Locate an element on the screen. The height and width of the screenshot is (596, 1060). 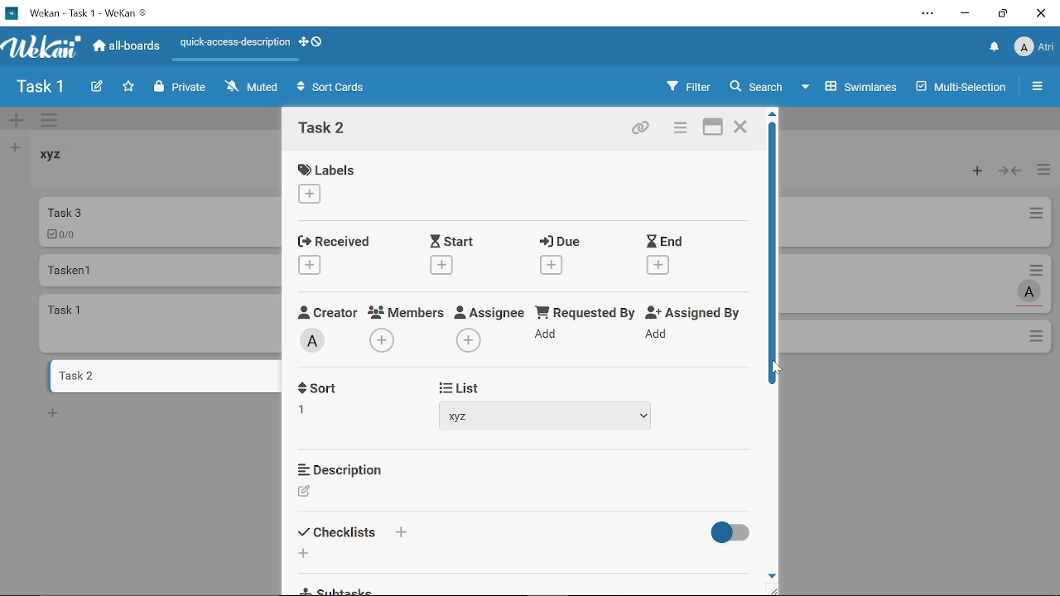
Subtasks is located at coordinates (338, 592).